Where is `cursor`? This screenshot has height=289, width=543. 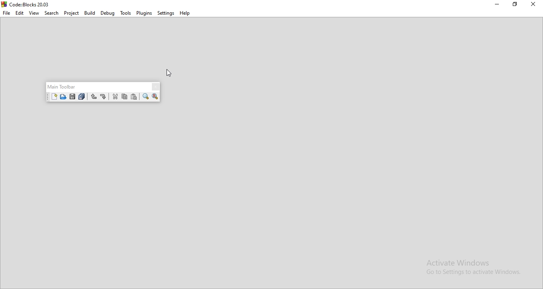
cursor is located at coordinates (169, 73).